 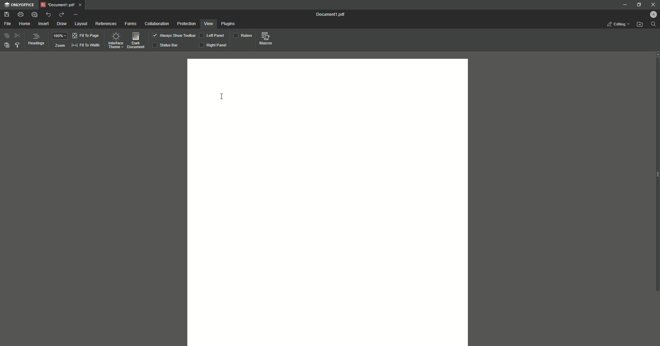 What do you see at coordinates (654, 173) in the screenshot?
I see `slider` at bounding box center [654, 173].